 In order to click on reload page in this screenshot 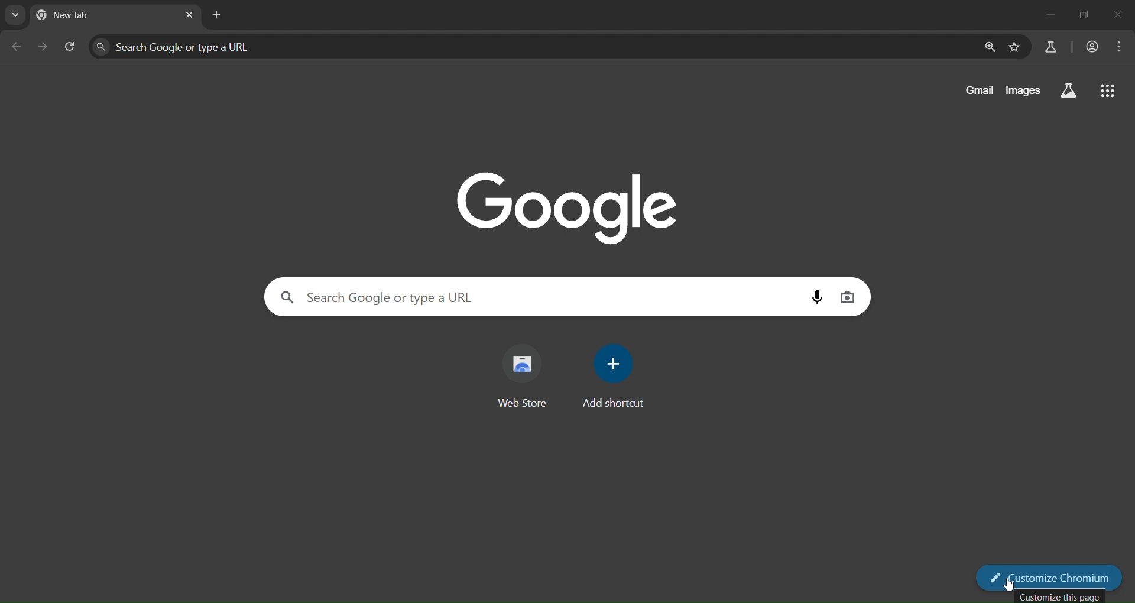, I will do `click(70, 45)`.